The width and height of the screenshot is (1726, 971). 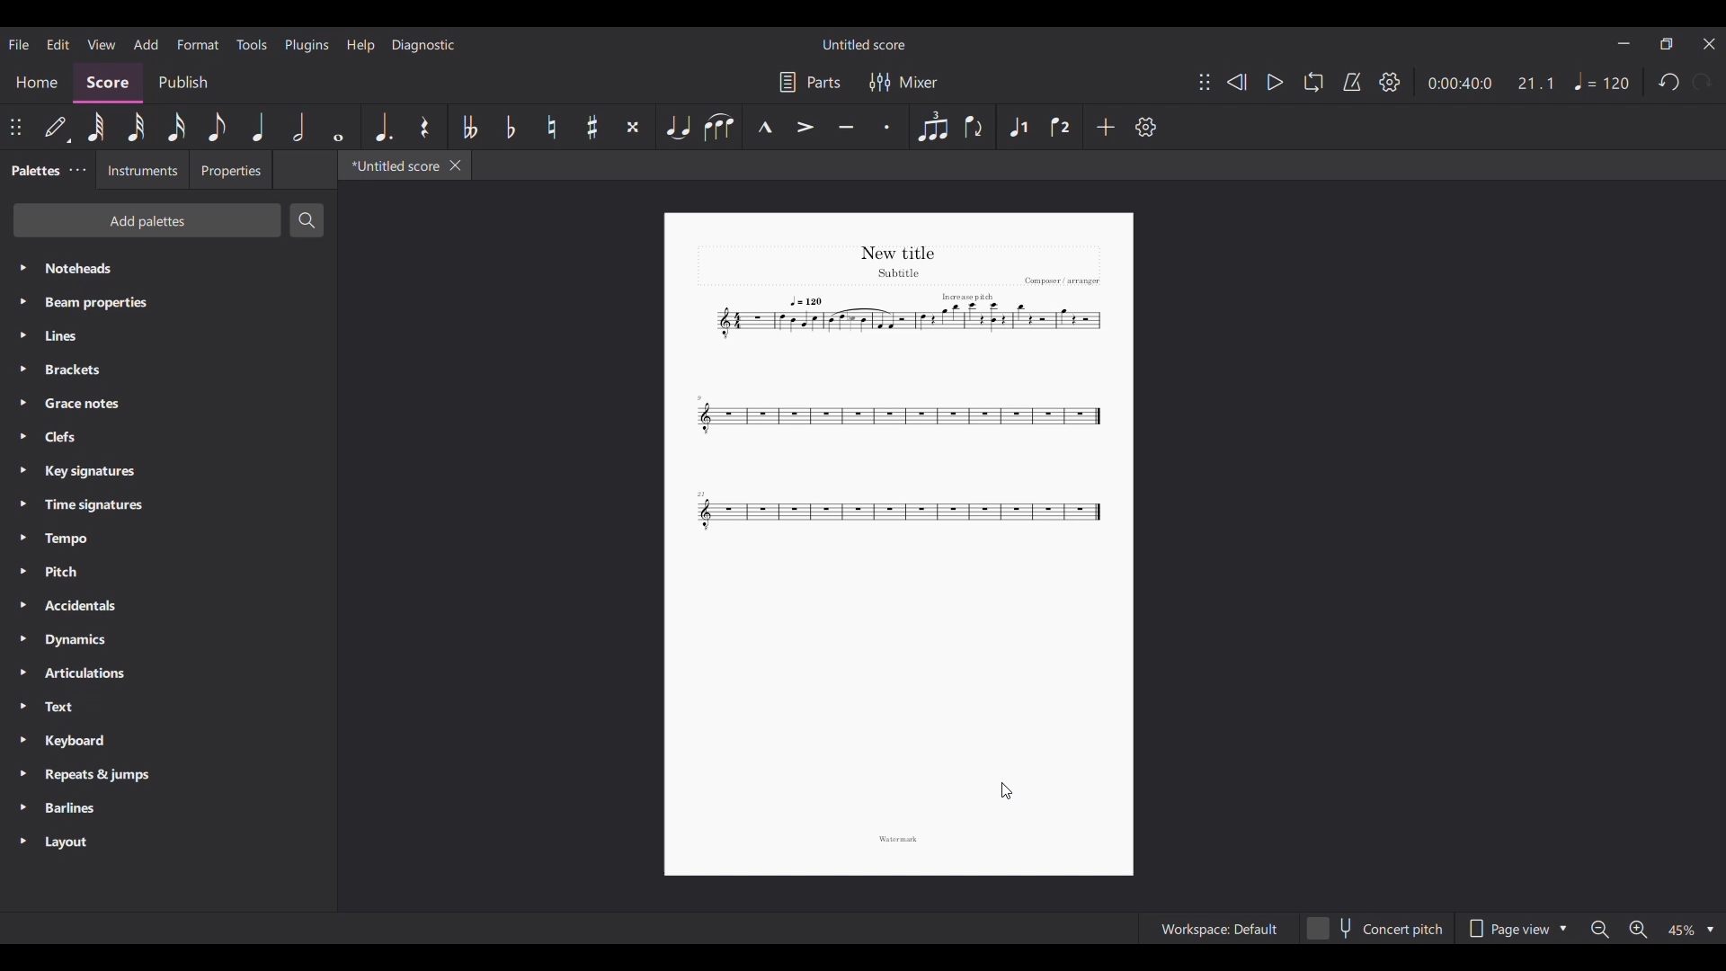 I want to click on Cursor, so click(x=1007, y=790).